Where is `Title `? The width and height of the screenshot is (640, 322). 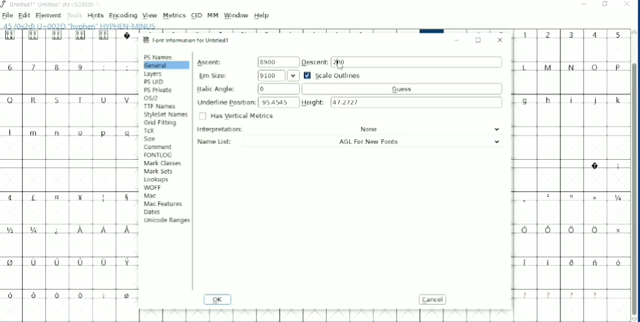
Title  is located at coordinates (53, 5).